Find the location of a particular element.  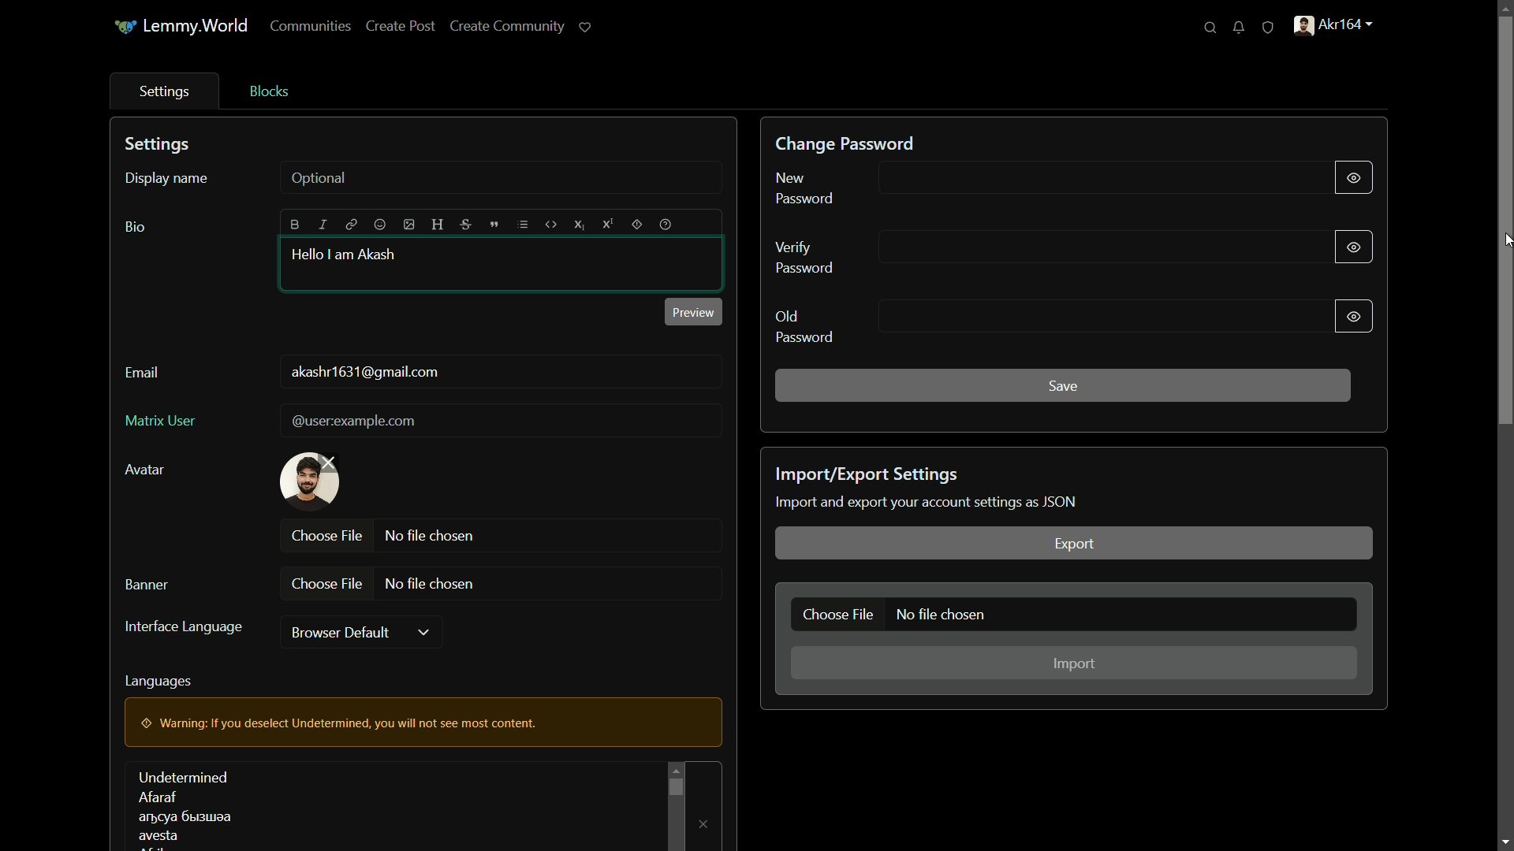

display name is located at coordinates (167, 180).